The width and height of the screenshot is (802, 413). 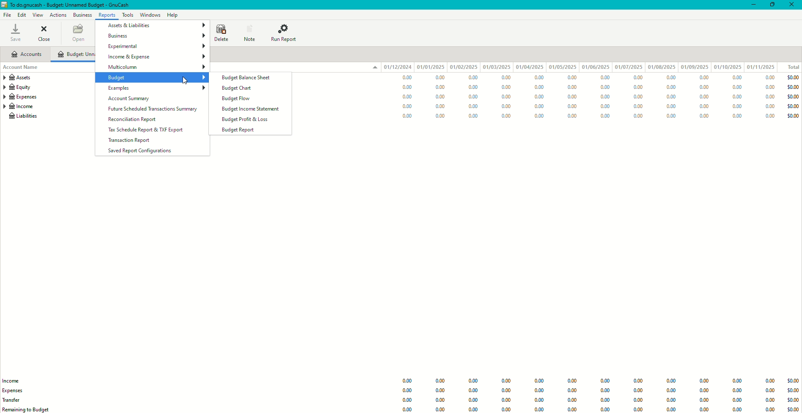 What do you see at coordinates (505, 116) in the screenshot?
I see `0.00` at bounding box center [505, 116].